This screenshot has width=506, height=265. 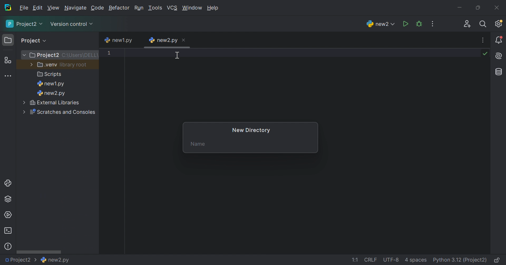 What do you see at coordinates (52, 84) in the screenshot?
I see `new1.py` at bounding box center [52, 84].